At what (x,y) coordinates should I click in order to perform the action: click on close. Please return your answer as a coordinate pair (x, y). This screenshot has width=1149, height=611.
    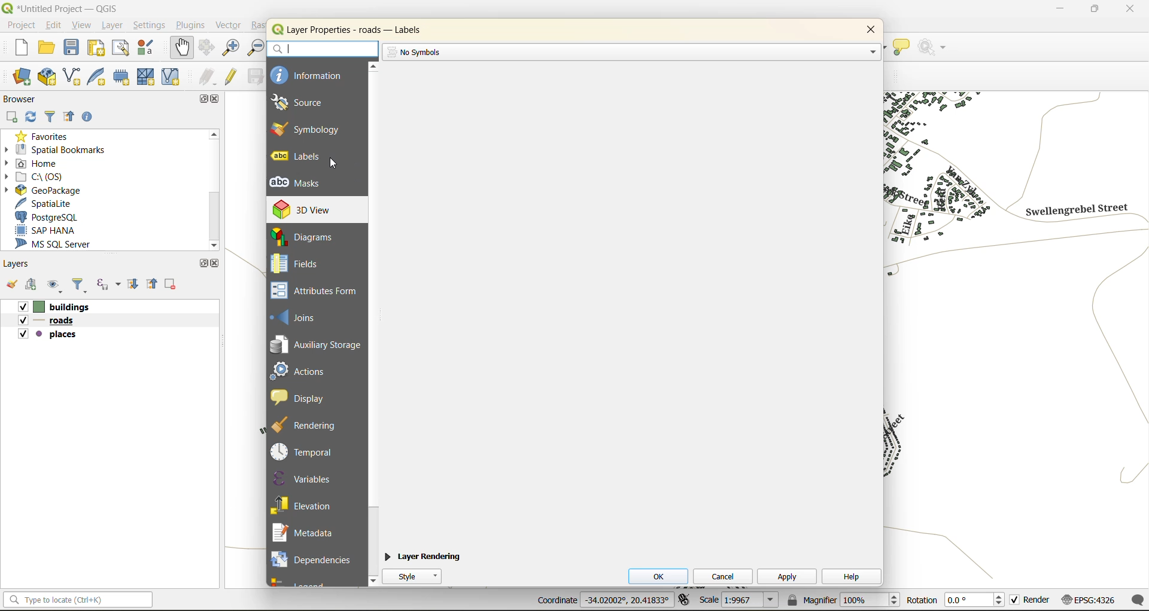
    Looking at the image, I should click on (1127, 10).